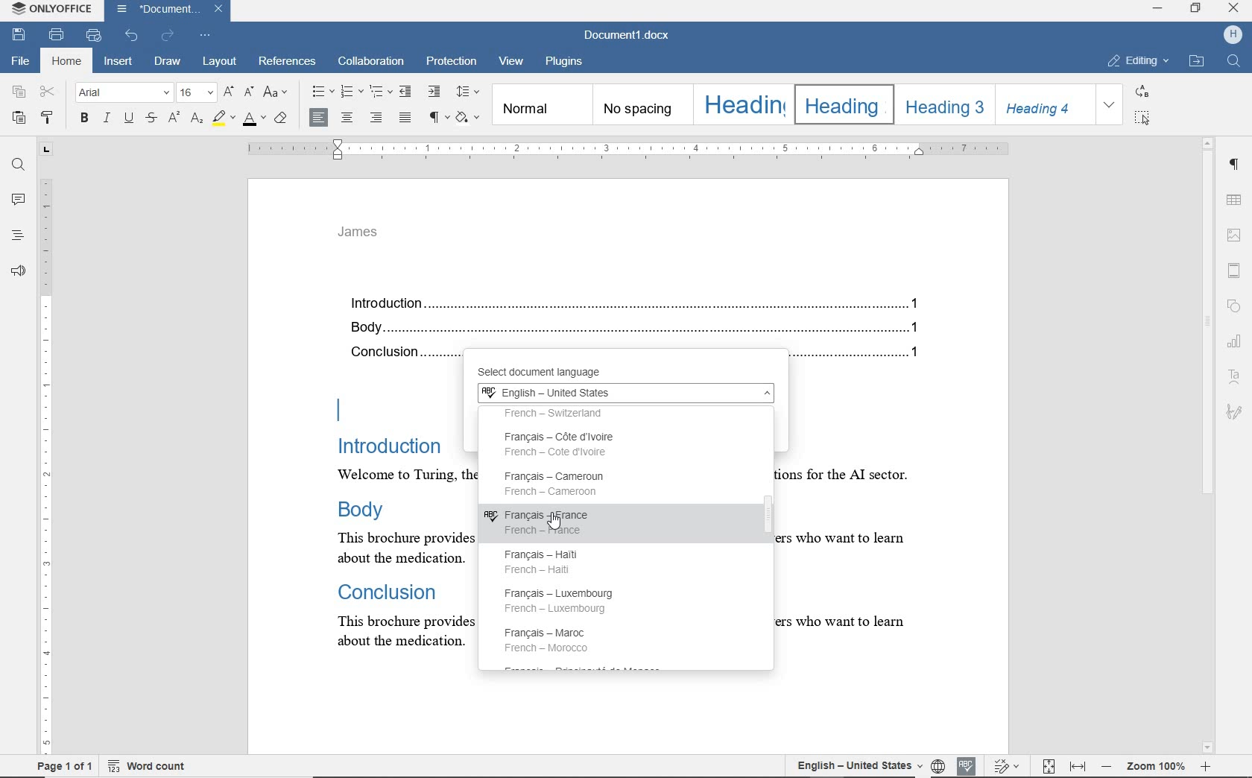 The width and height of the screenshot is (1252, 778). I want to click on set document language, so click(852, 765).